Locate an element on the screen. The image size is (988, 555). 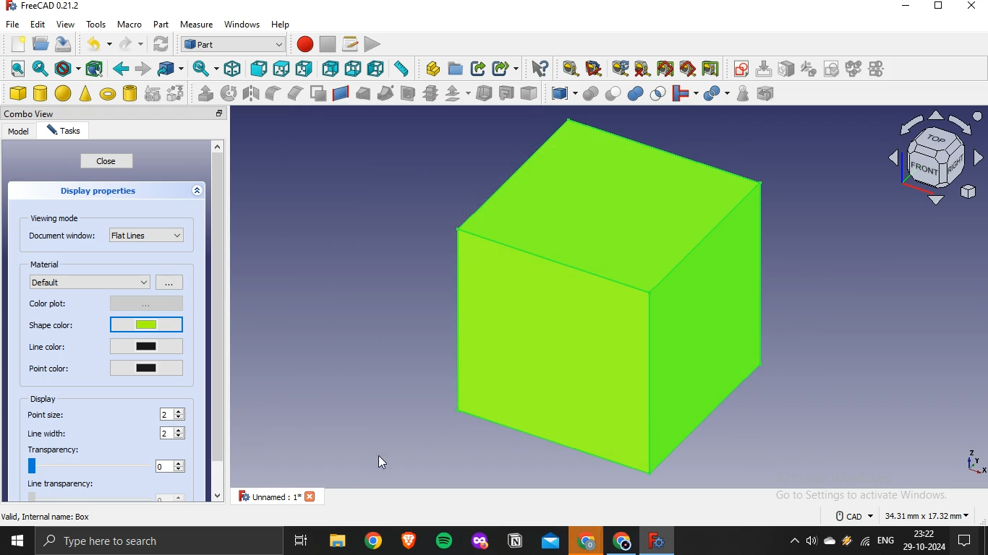
create folder is located at coordinates (456, 68).